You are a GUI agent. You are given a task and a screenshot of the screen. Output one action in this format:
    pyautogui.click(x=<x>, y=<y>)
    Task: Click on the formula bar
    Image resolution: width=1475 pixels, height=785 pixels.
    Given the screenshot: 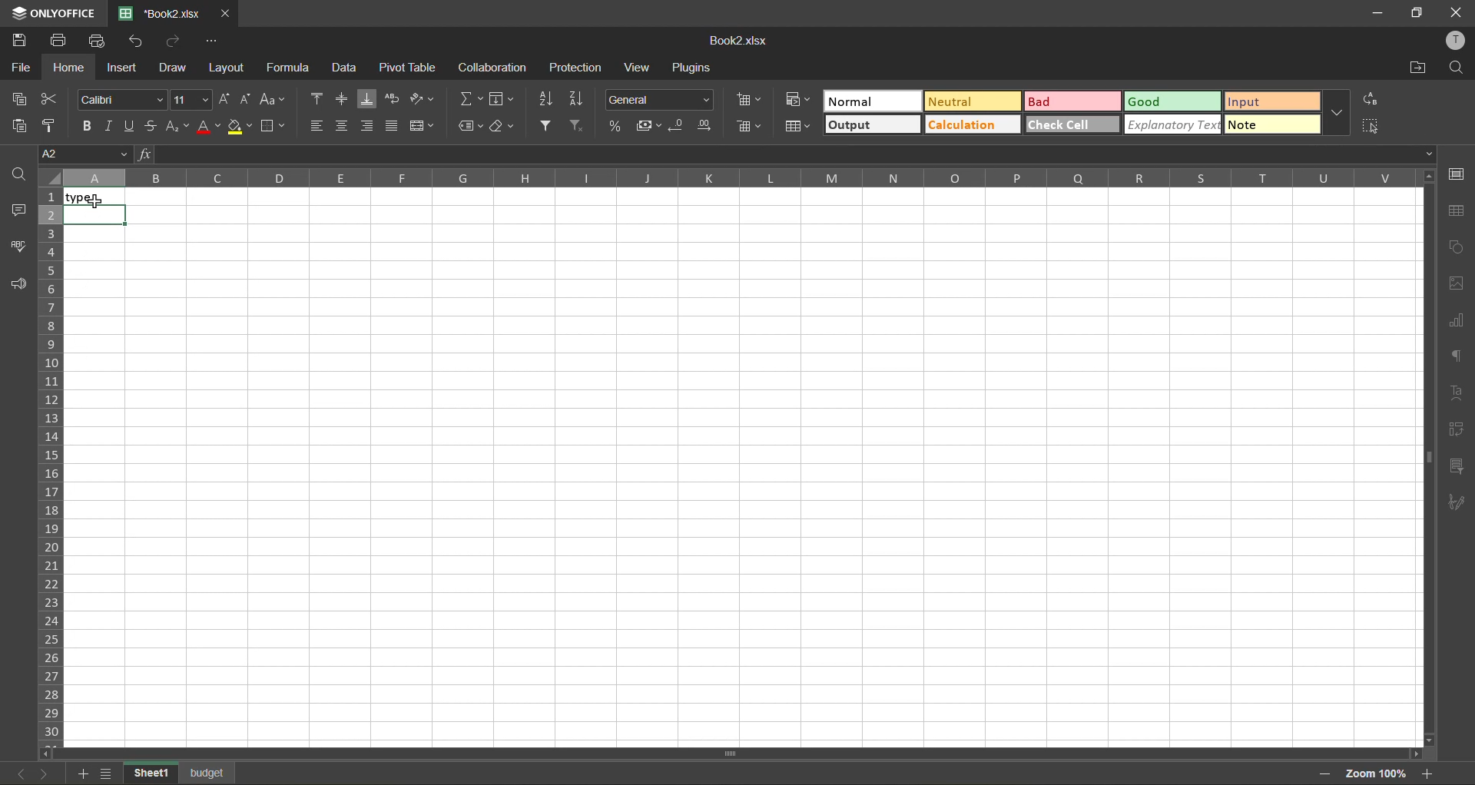 What is the action you would take?
    pyautogui.click(x=787, y=154)
    